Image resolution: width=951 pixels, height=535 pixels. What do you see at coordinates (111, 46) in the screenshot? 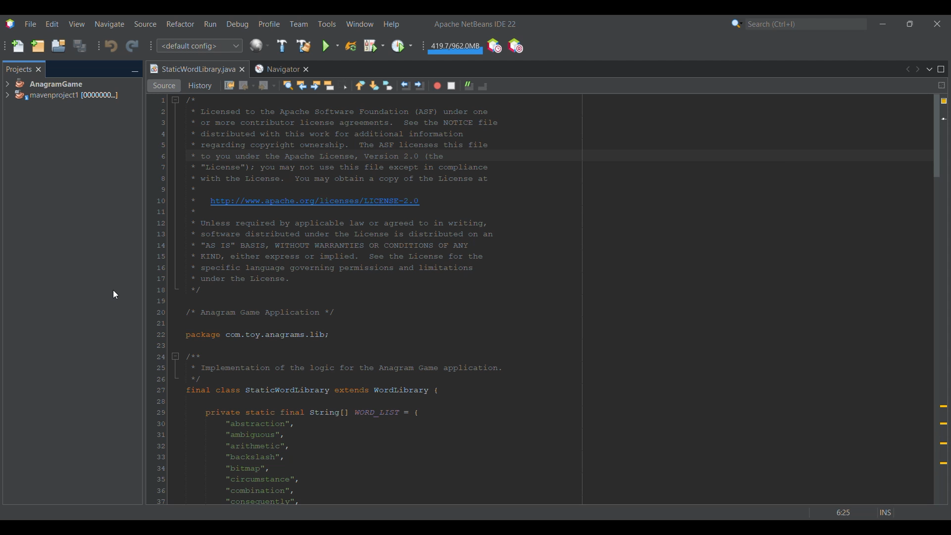
I see `Undo` at bounding box center [111, 46].